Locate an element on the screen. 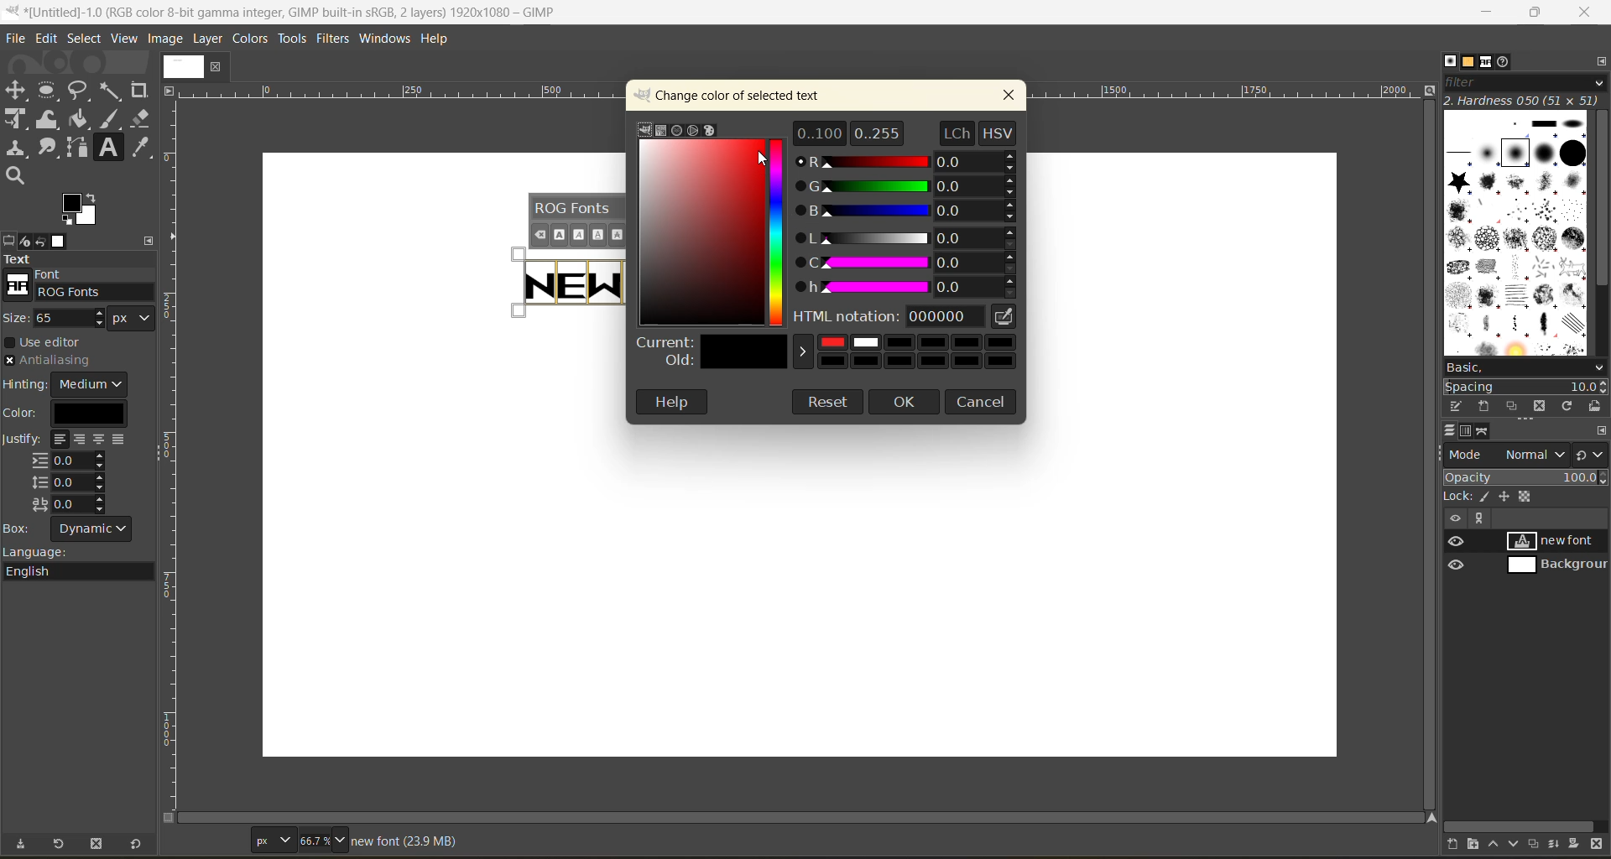 The image size is (1611, 859). justify is located at coordinates (70, 474).